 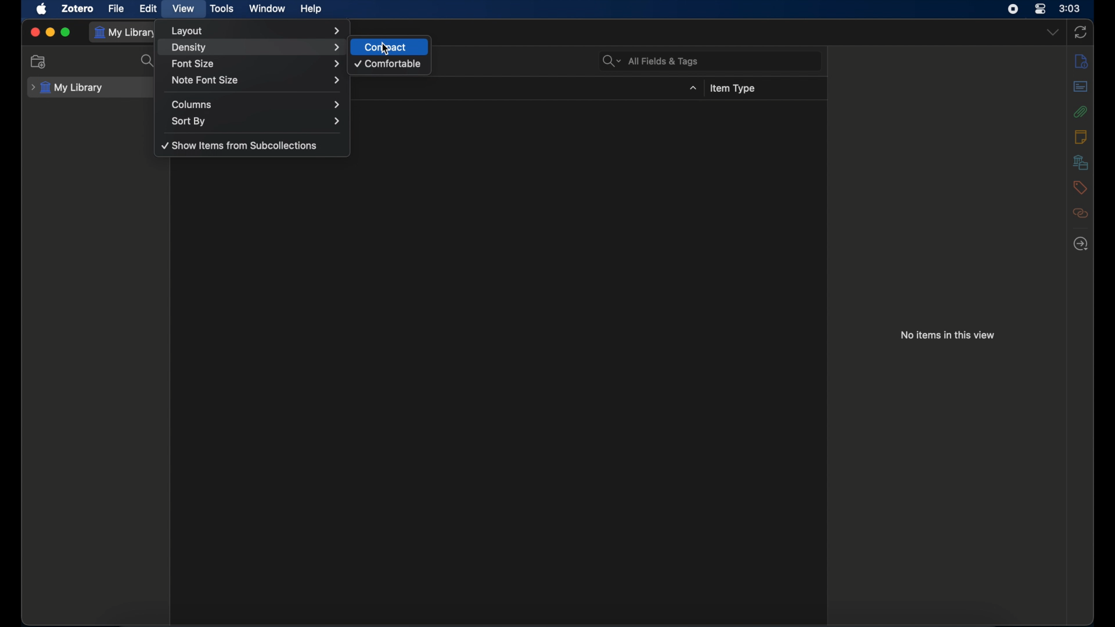 I want to click on locate, so click(x=1081, y=244).